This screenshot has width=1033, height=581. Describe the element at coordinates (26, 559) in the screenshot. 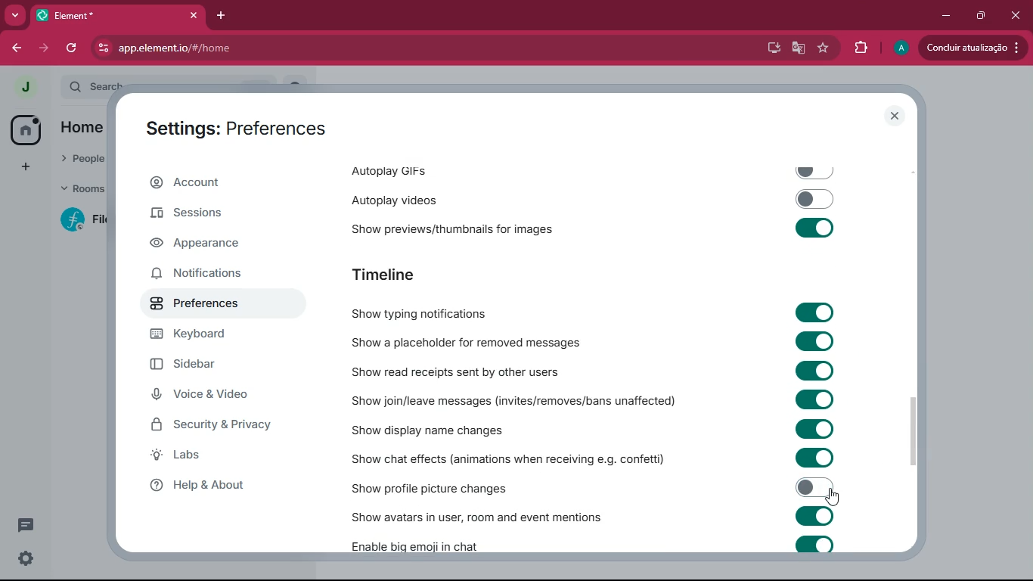

I see `quick settings` at that location.